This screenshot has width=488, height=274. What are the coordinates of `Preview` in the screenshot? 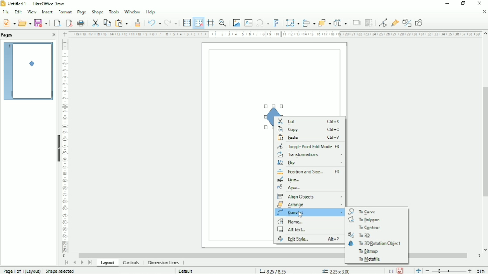 It's located at (29, 71).